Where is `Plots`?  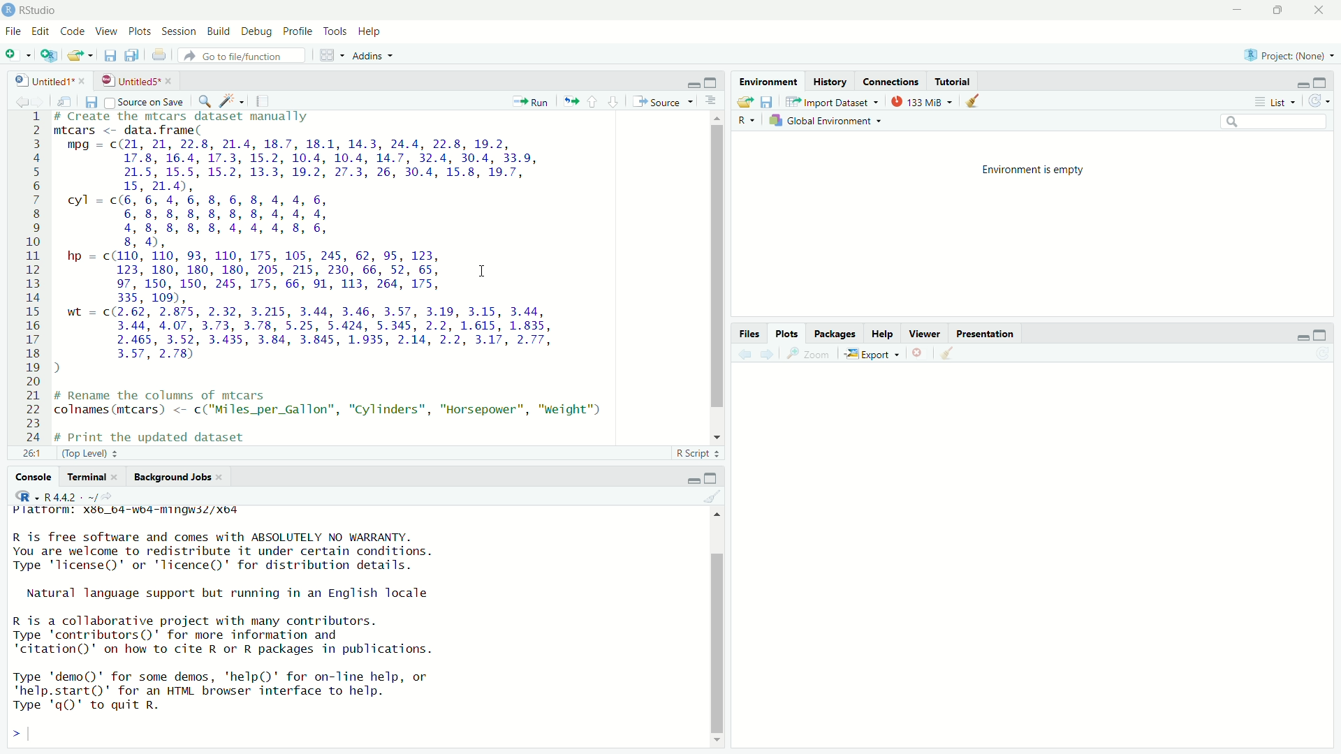 Plots is located at coordinates (788, 334).